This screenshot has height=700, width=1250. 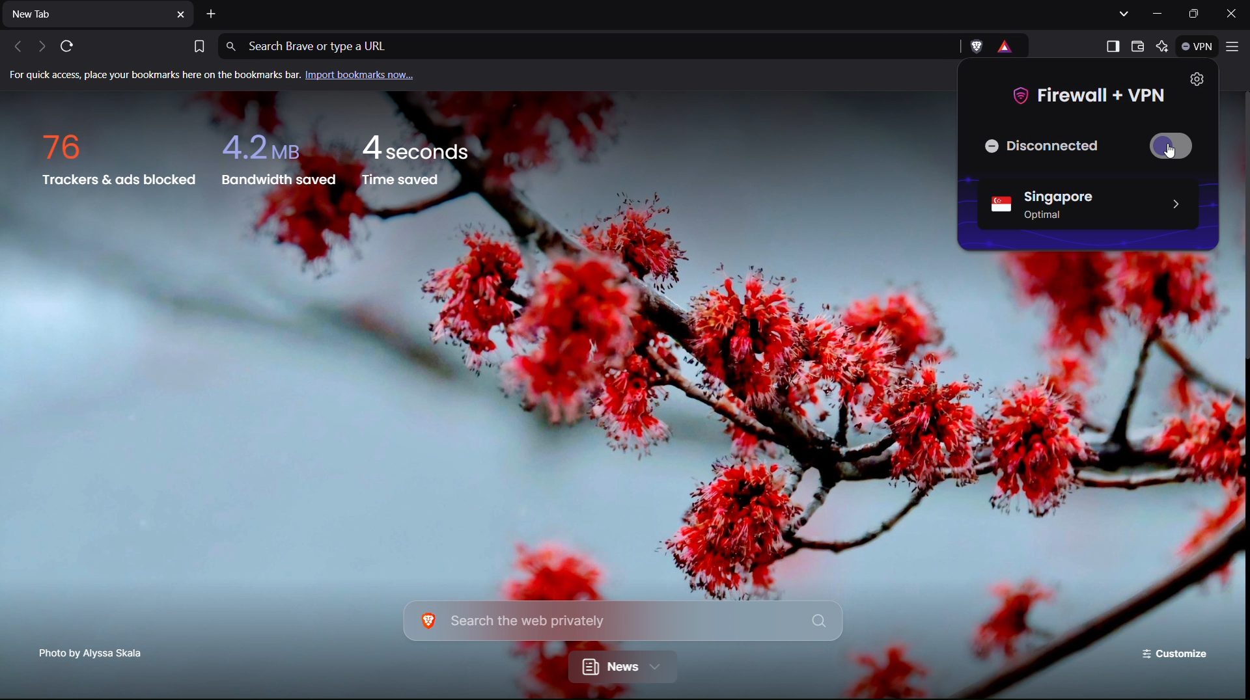 I want to click on VPN, so click(x=1193, y=49).